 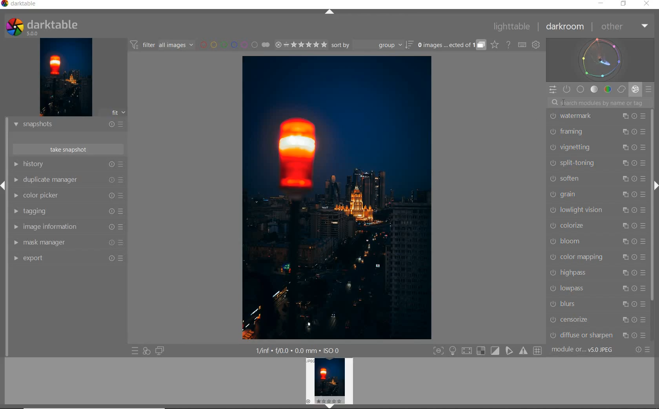 What do you see at coordinates (574, 305) in the screenshot?
I see `BLURS` at bounding box center [574, 305].